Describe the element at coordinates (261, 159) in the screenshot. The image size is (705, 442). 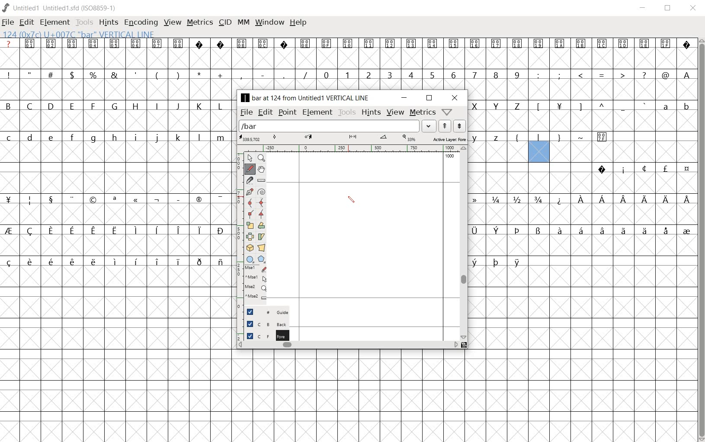
I see `Magnify` at that location.